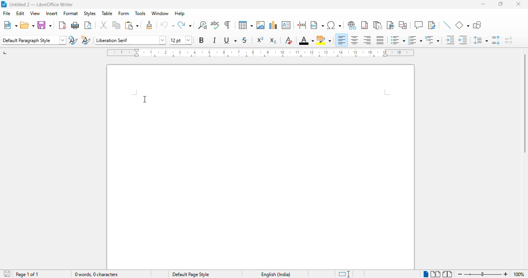 The width and height of the screenshot is (528, 278). I want to click on new, so click(10, 25).